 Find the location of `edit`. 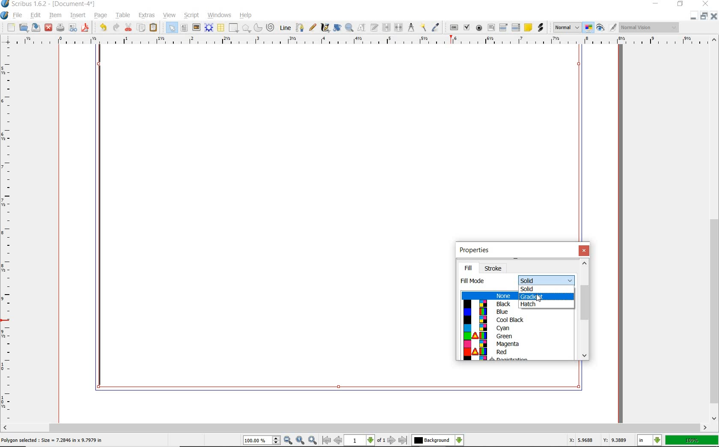

edit is located at coordinates (36, 15).